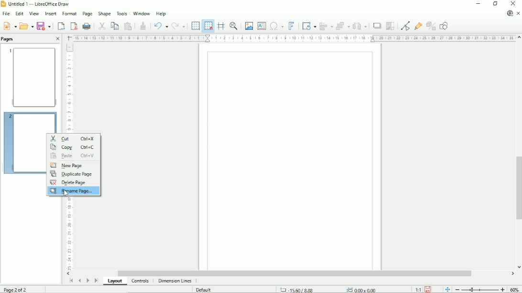  I want to click on Export directly as PDF, so click(74, 26).